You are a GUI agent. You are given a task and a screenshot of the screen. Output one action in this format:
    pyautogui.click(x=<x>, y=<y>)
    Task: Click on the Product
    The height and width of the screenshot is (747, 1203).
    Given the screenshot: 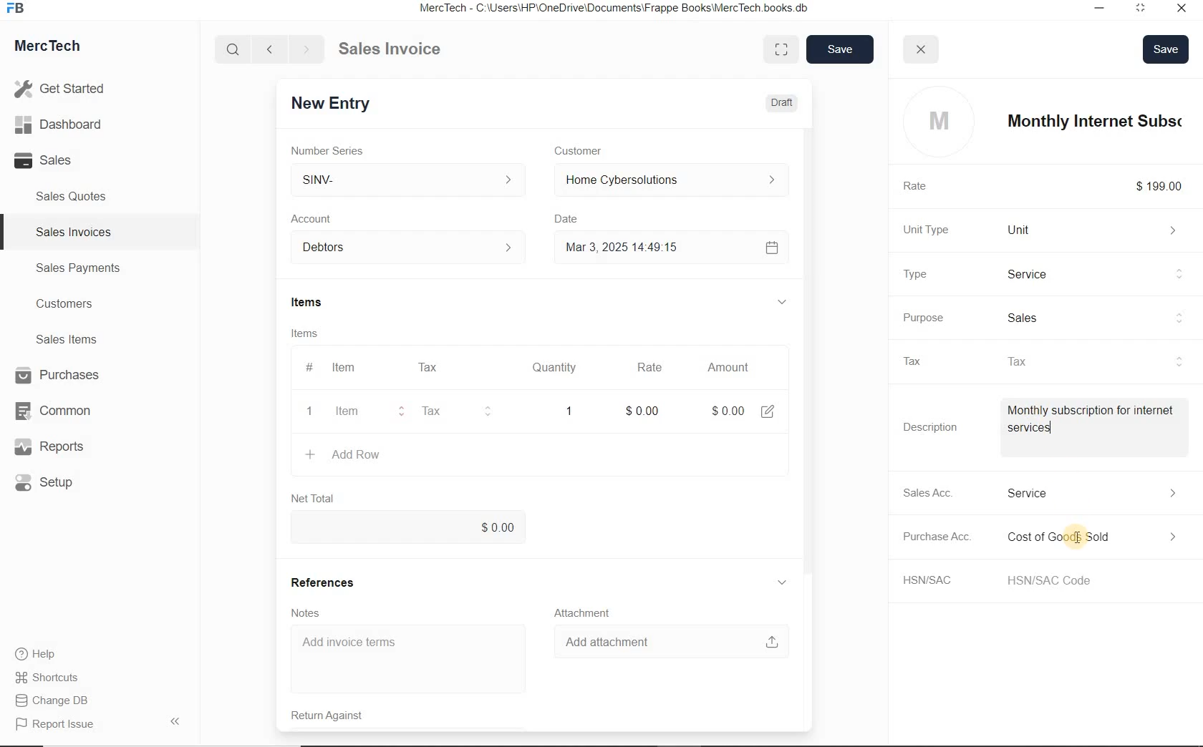 What is the action you would take?
    pyautogui.click(x=1086, y=274)
    